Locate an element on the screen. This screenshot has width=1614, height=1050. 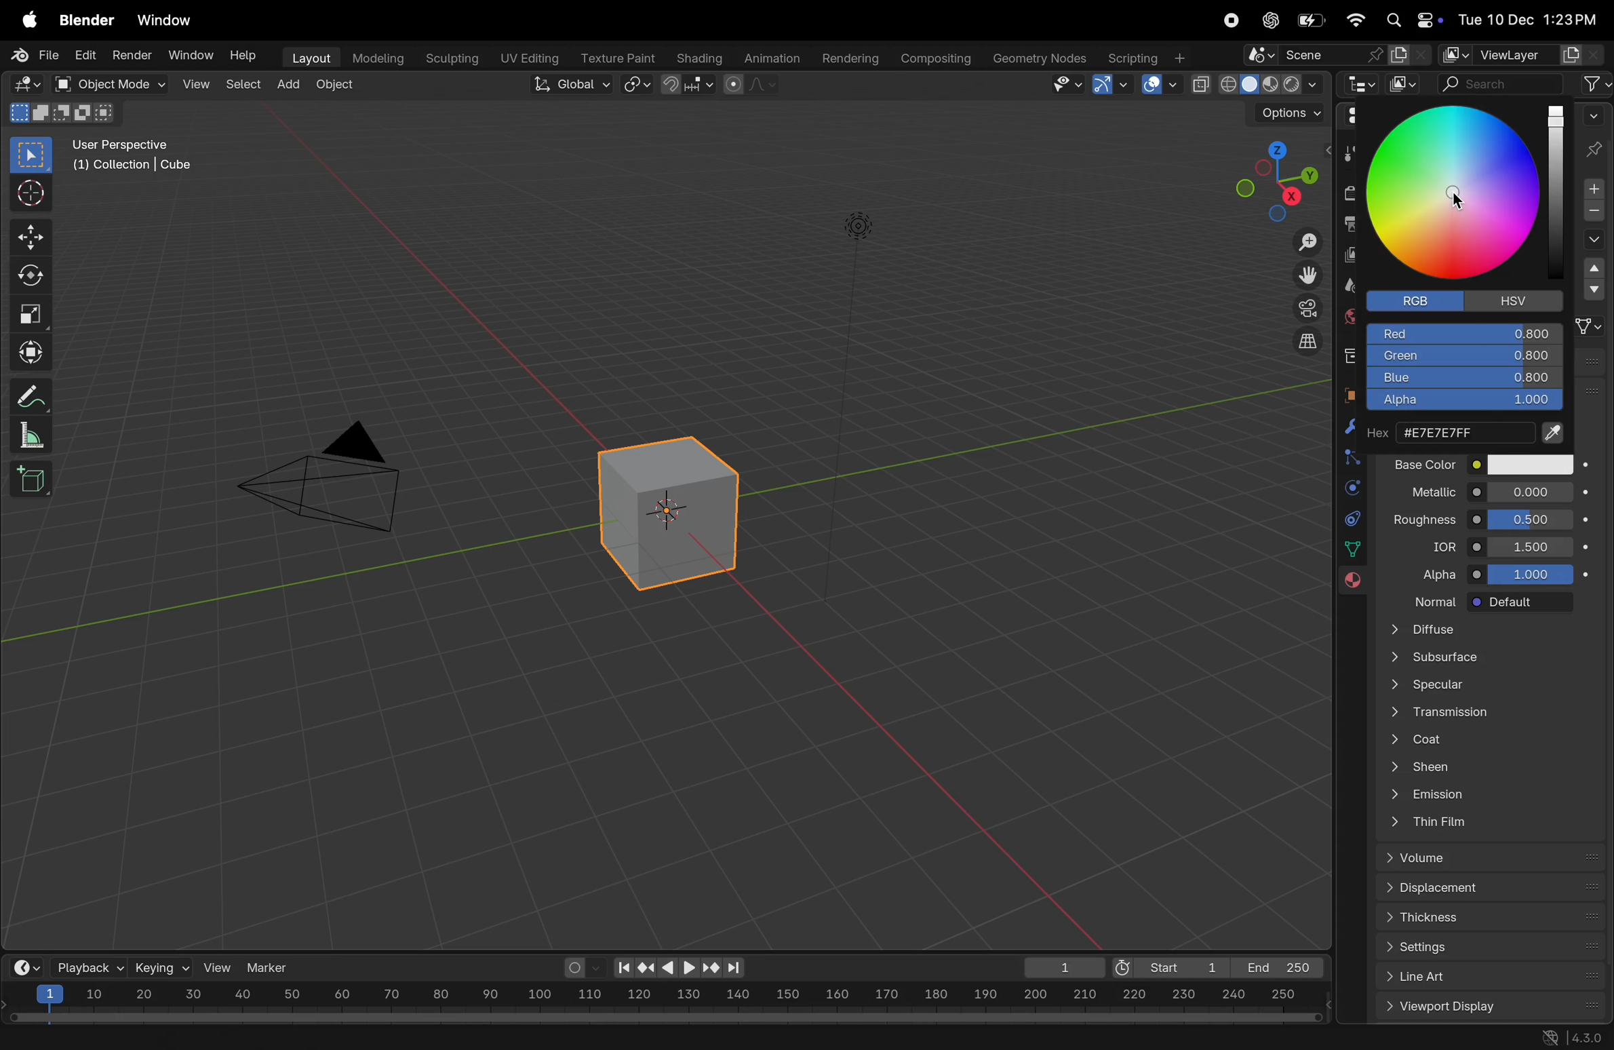
Layout is located at coordinates (308, 56).